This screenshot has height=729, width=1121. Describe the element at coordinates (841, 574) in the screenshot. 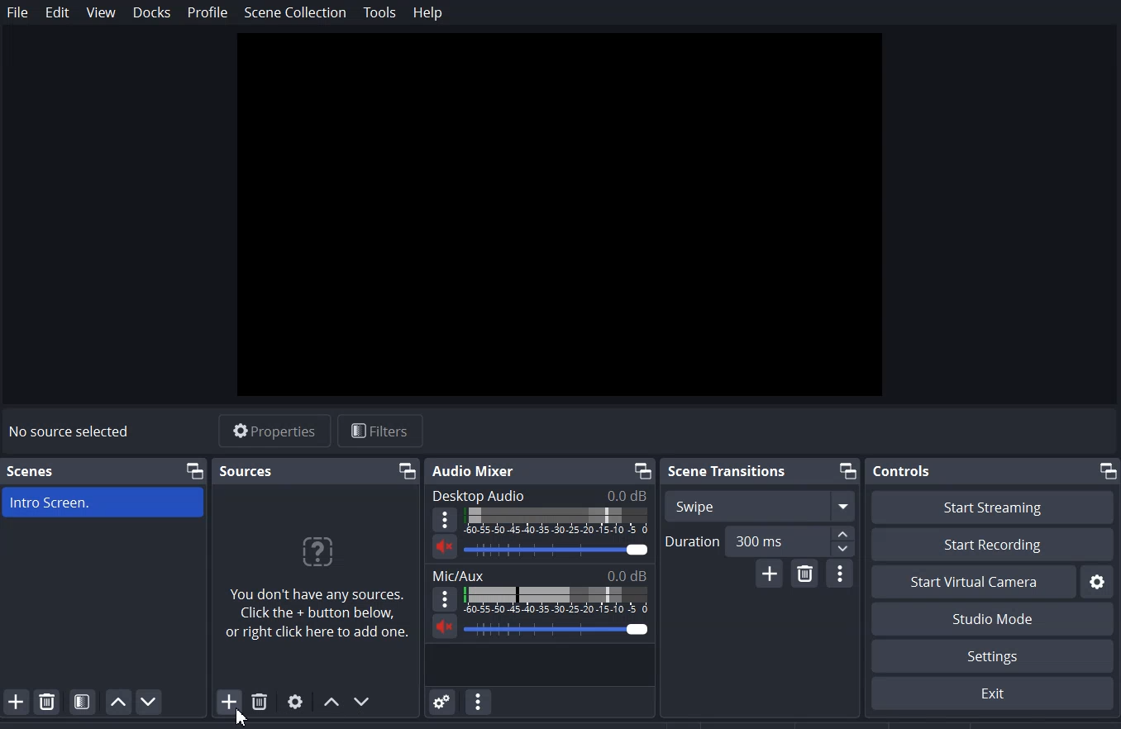

I see `Transition Properties` at that location.